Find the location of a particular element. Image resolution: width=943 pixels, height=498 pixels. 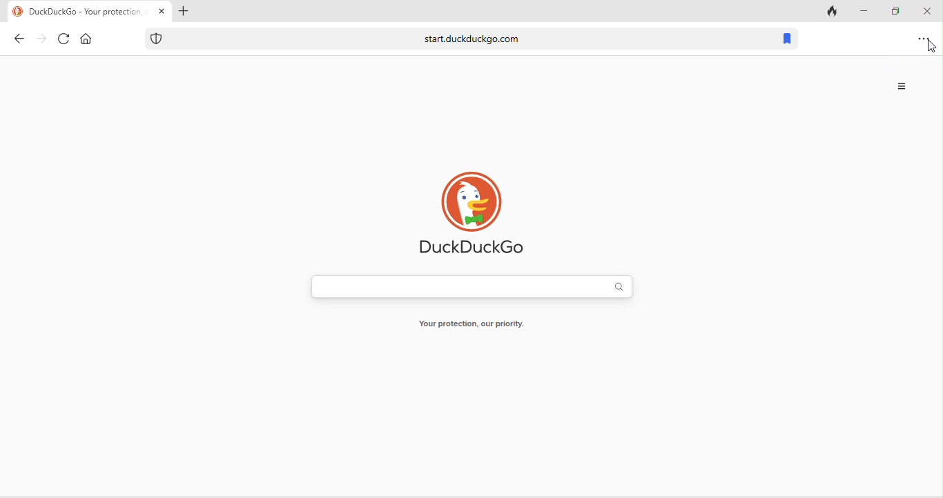

home is located at coordinates (88, 39).